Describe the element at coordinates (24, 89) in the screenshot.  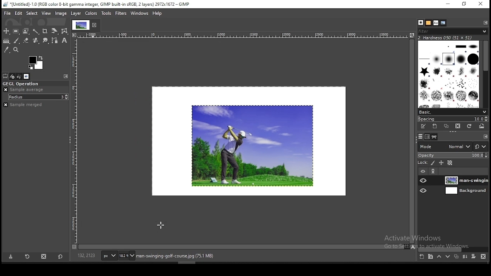
I see `ample average` at that location.